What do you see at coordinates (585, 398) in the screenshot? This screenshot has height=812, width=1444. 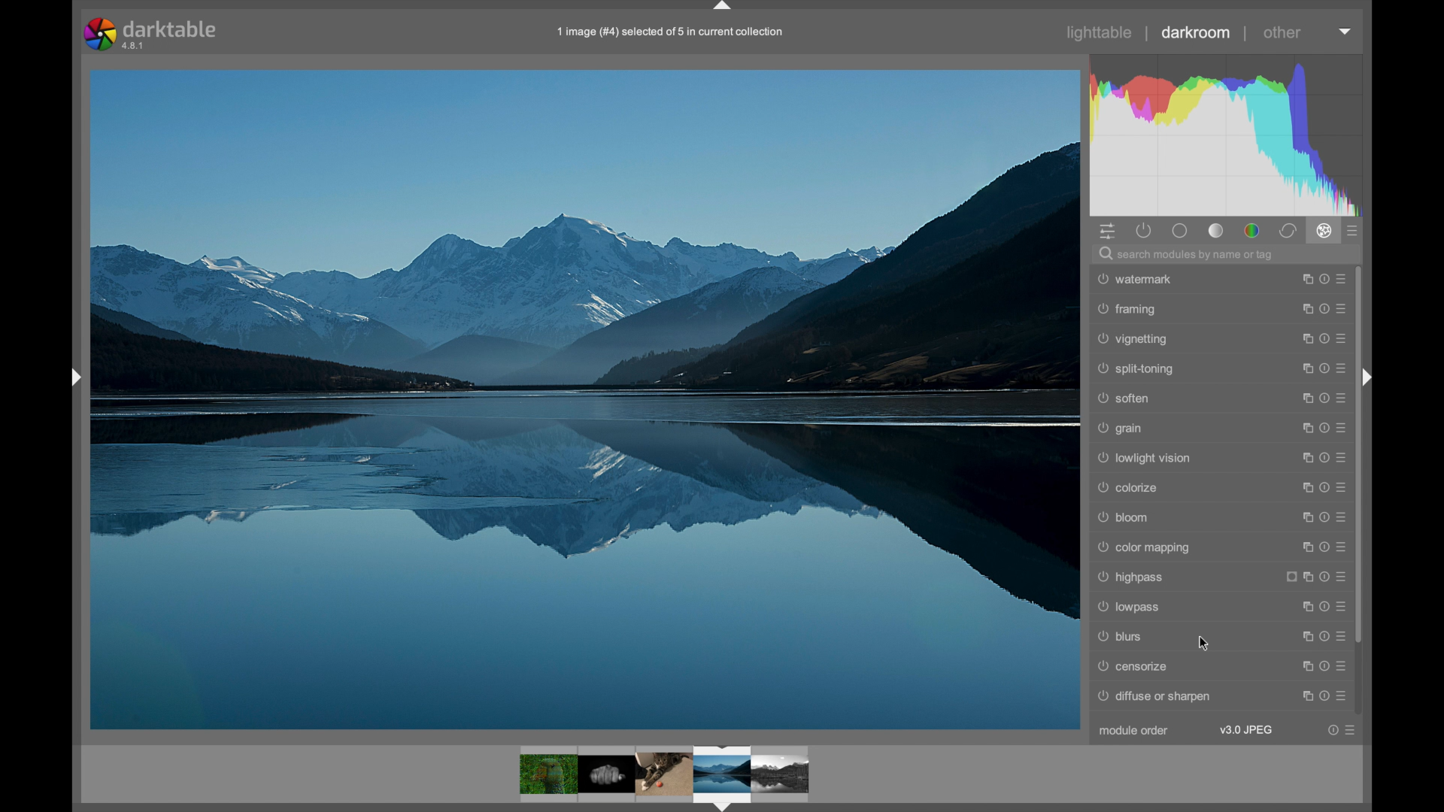 I see `photo ` at bounding box center [585, 398].